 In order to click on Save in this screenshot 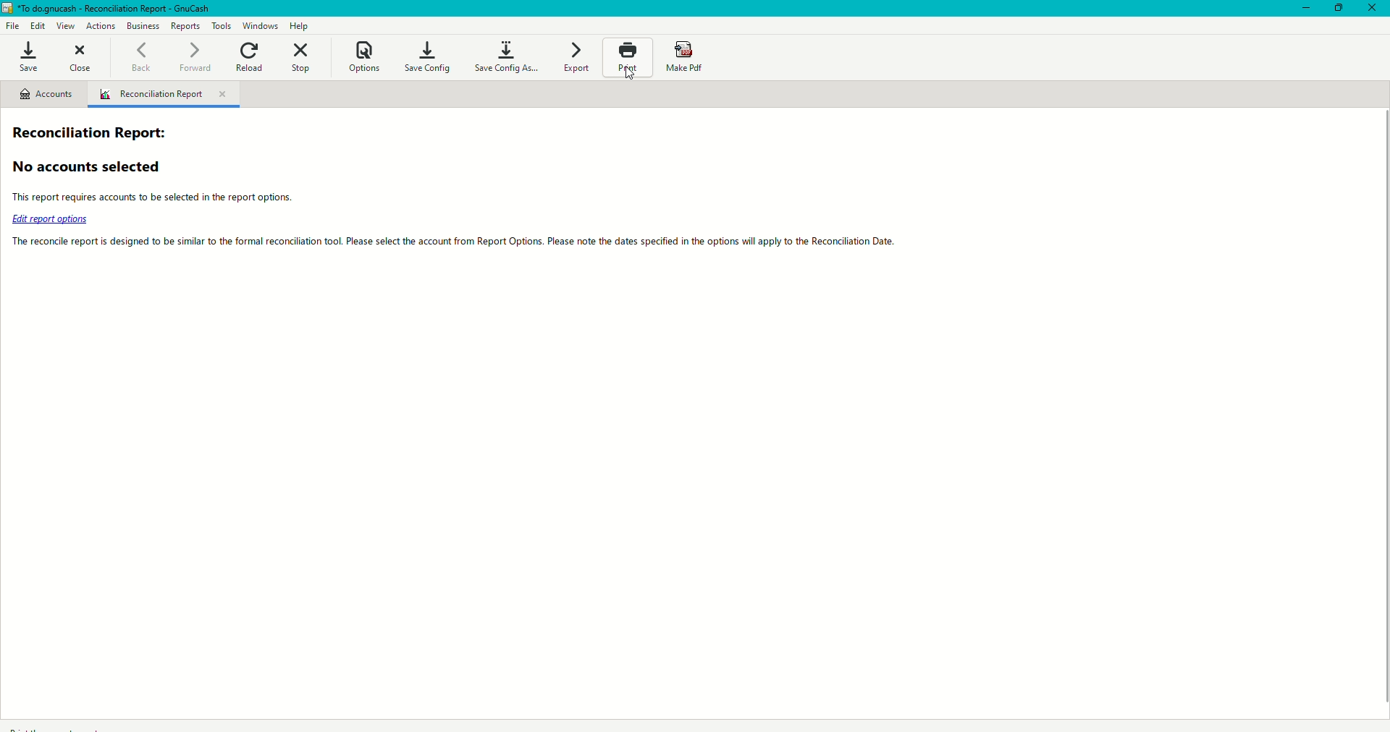, I will do `click(26, 57)`.